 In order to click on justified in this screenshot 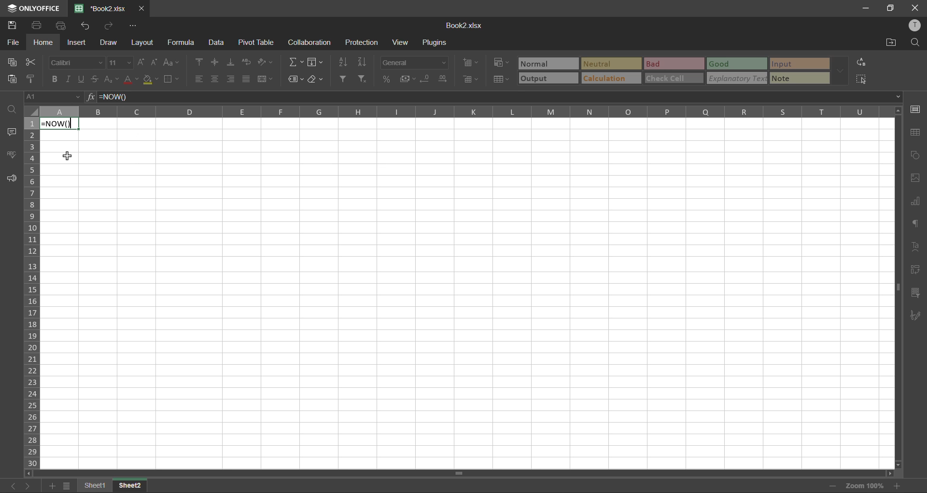, I will do `click(247, 78)`.